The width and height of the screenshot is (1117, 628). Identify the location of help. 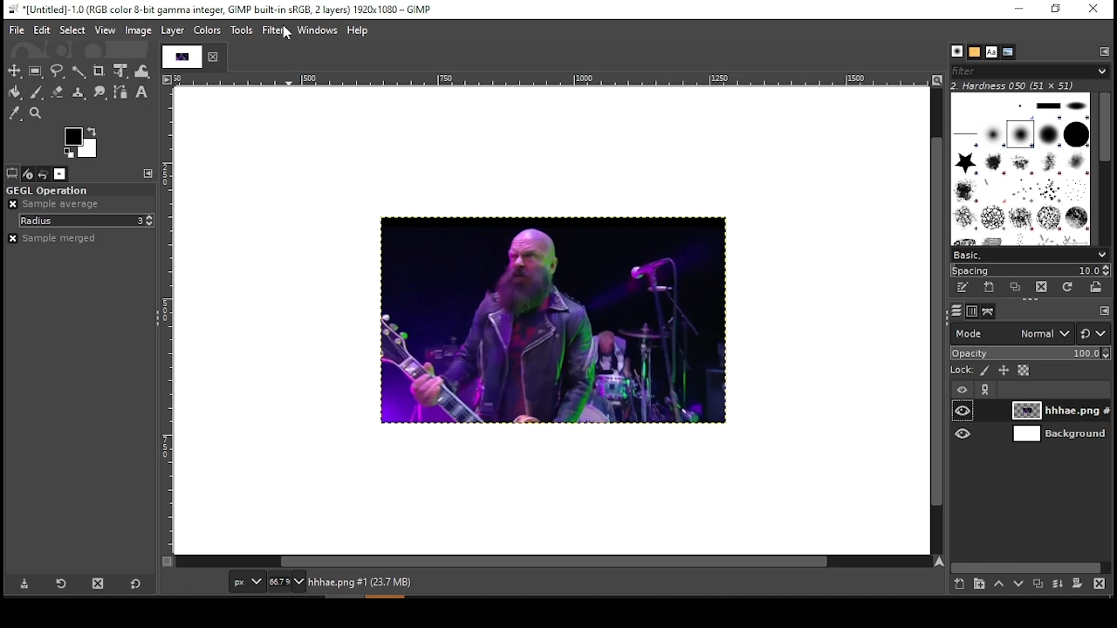
(360, 31).